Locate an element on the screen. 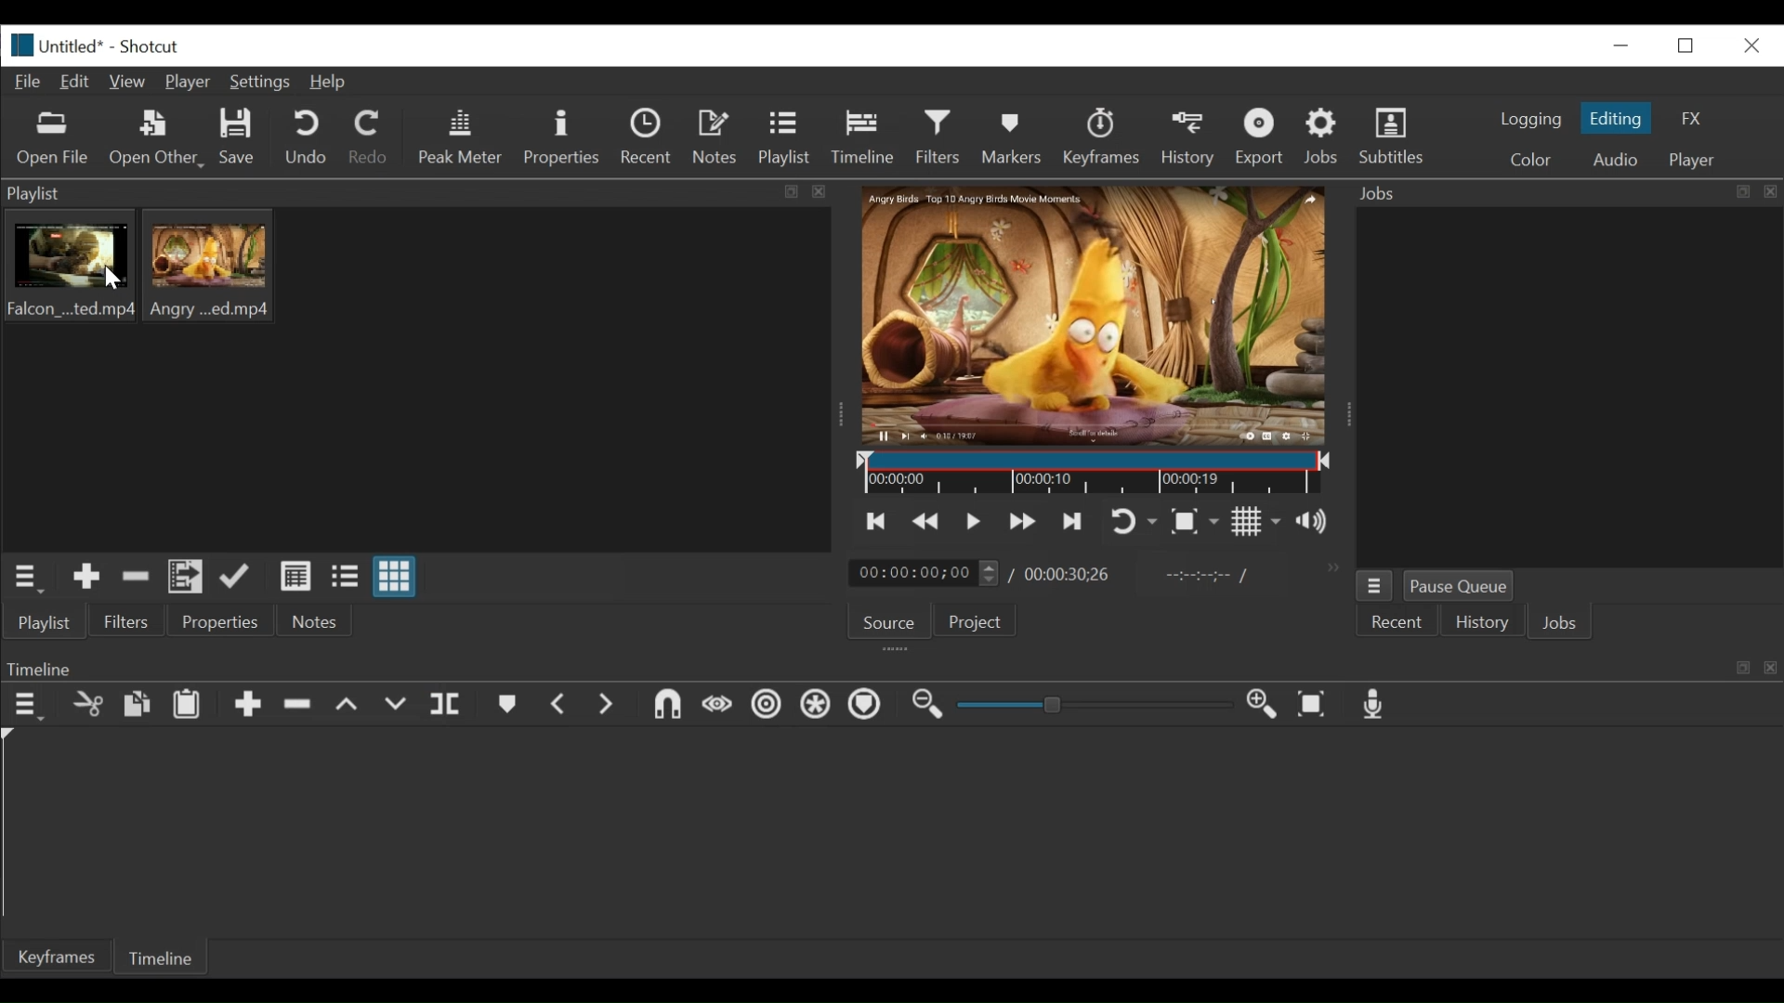 The width and height of the screenshot is (1784, 1003). current duration is located at coordinates (926, 574).